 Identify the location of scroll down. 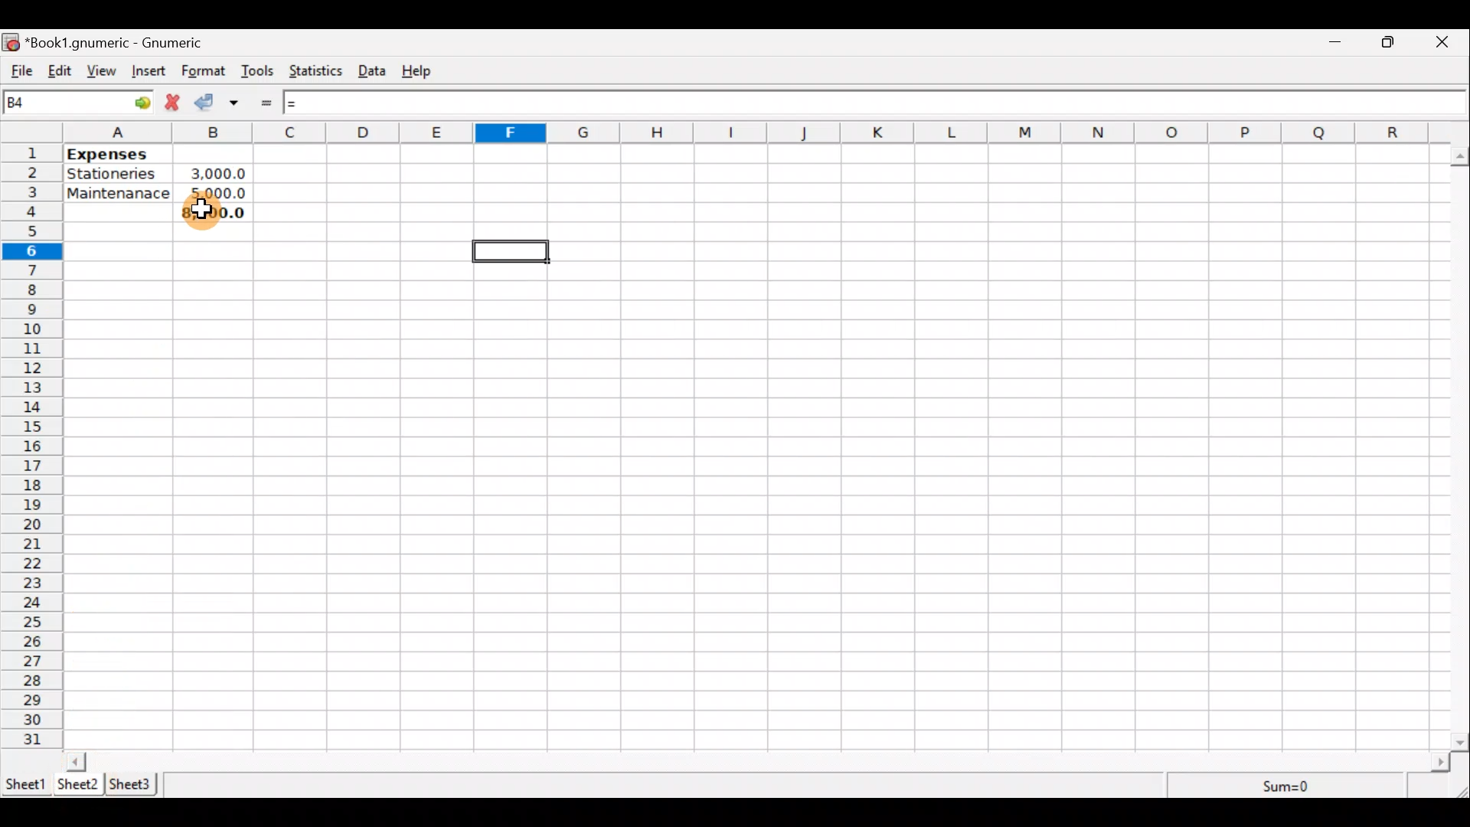
(1461, 742).